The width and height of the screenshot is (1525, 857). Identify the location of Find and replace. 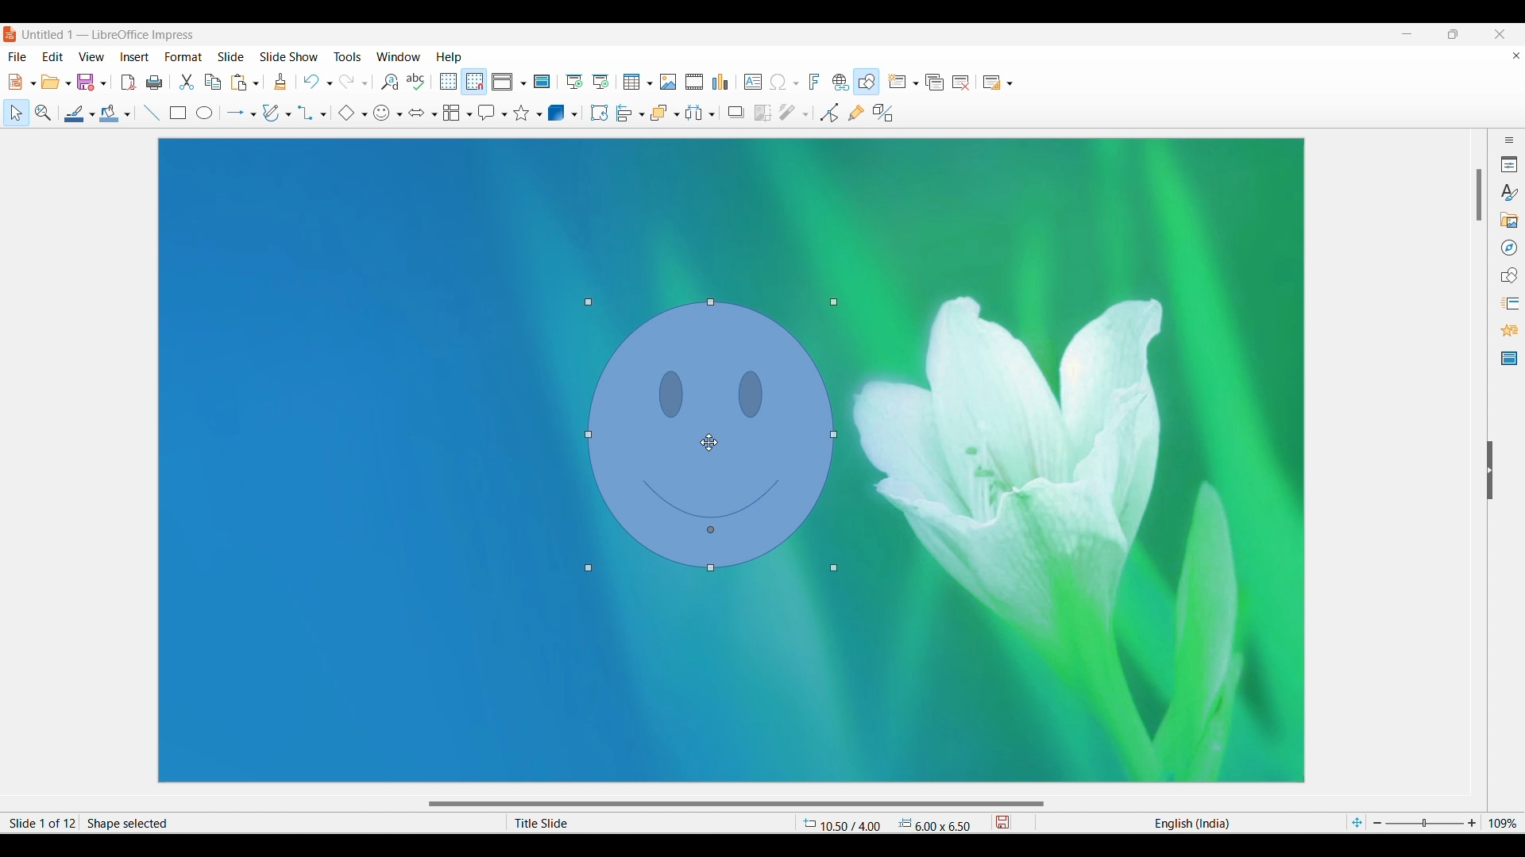
(389, 82).